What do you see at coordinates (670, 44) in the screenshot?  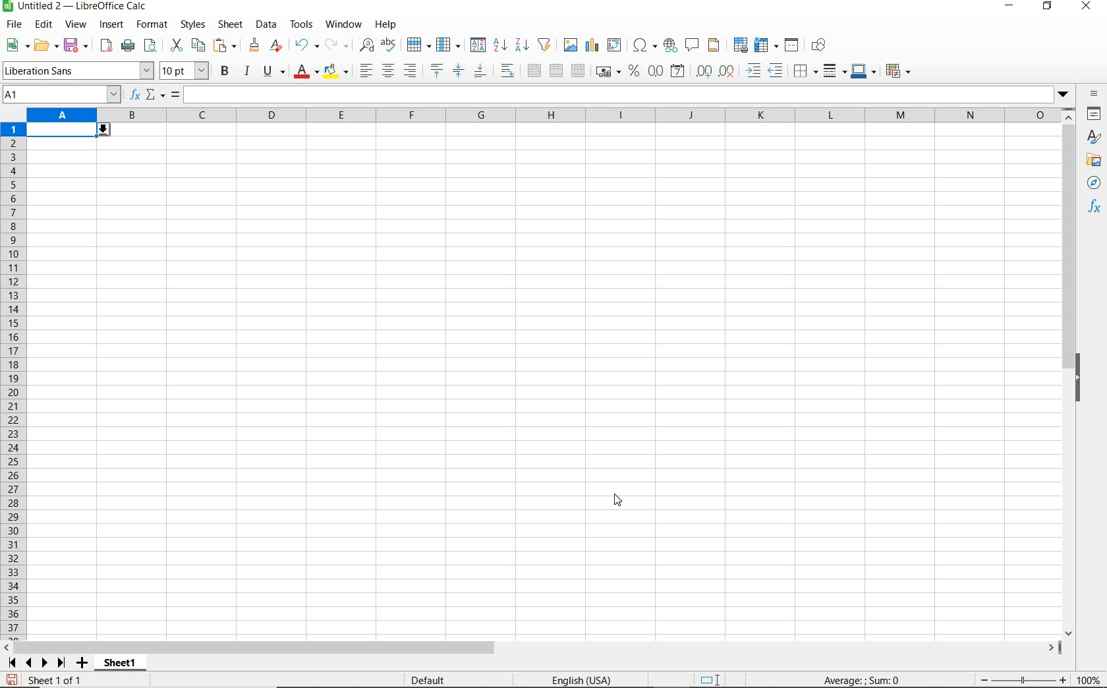 I see `insert hyperlink` at bounding box center [670, 44].